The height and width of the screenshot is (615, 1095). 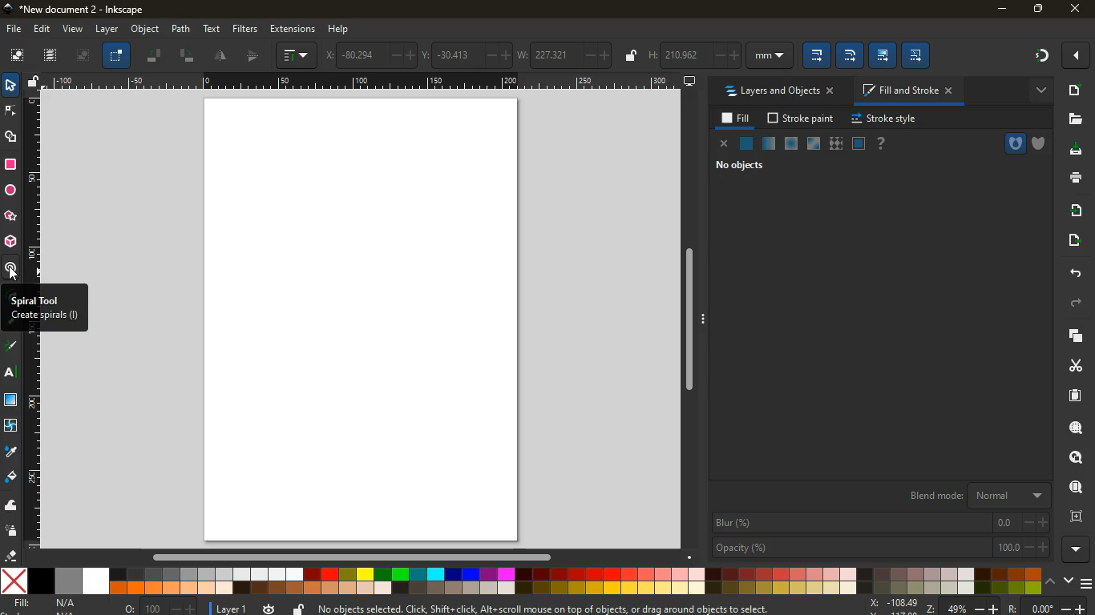 I want to click on add, so click(x=1075, y=92).